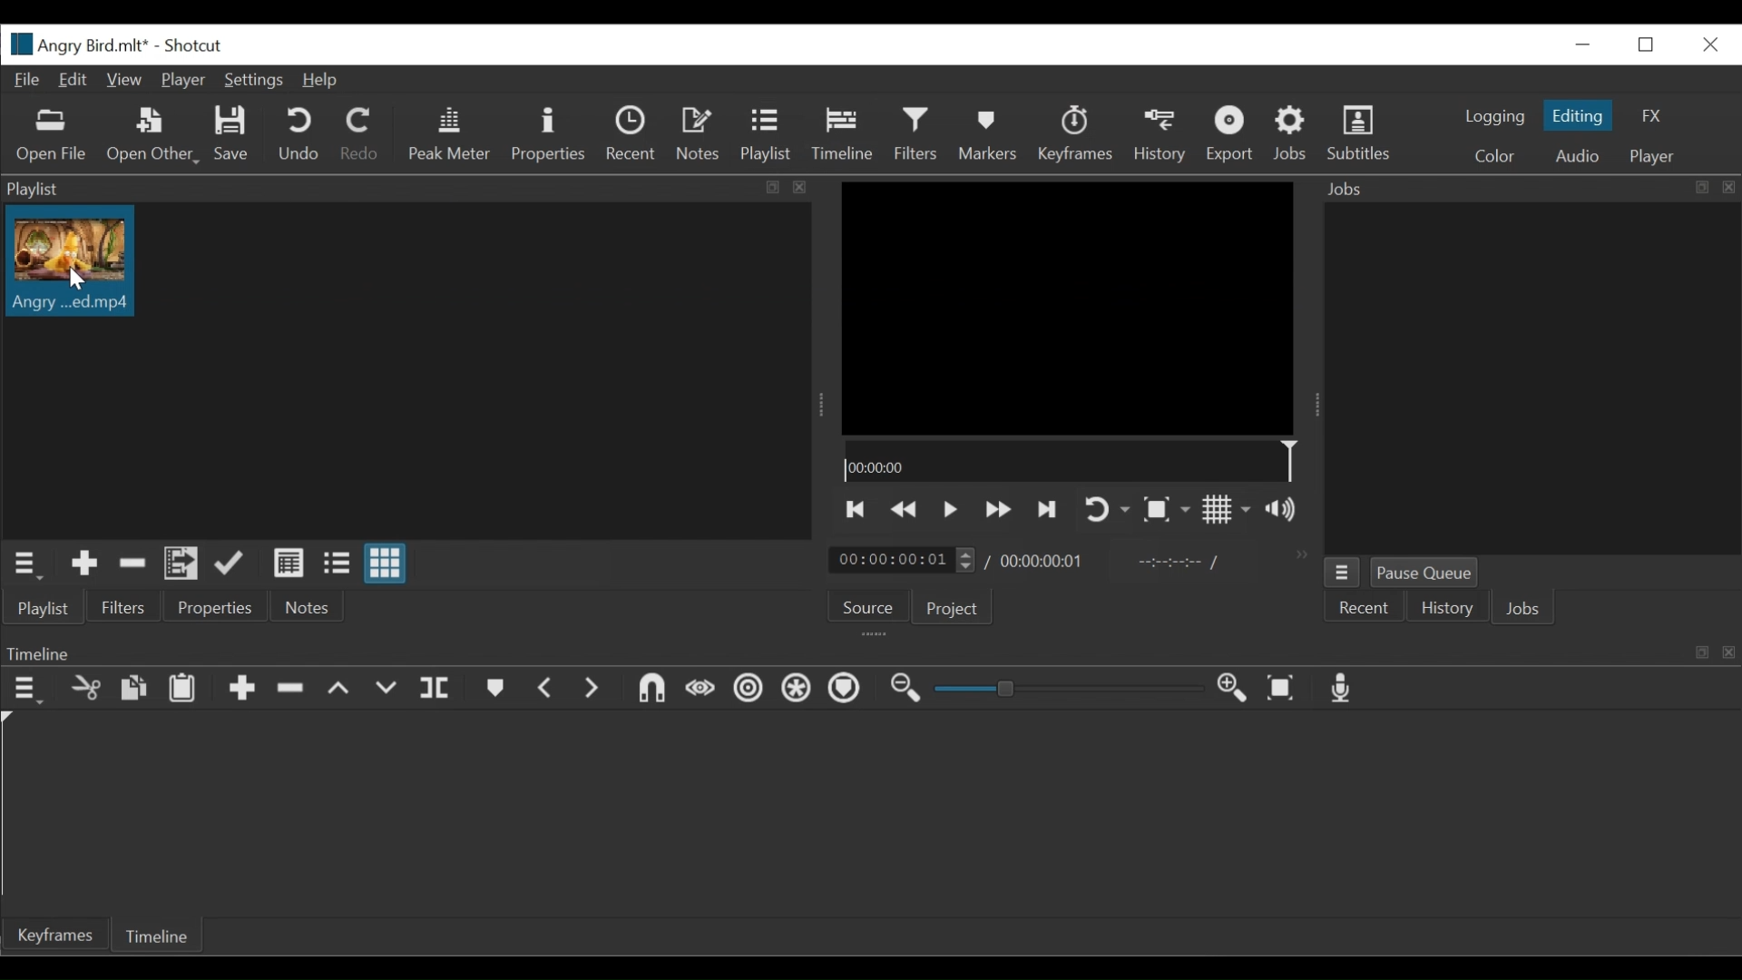 The height and width of the screenshot is (980, 1742). What do you see at coordinates (1581, 155) in the screenshot?
I see `Audio` at bounding box center [1581, 155].